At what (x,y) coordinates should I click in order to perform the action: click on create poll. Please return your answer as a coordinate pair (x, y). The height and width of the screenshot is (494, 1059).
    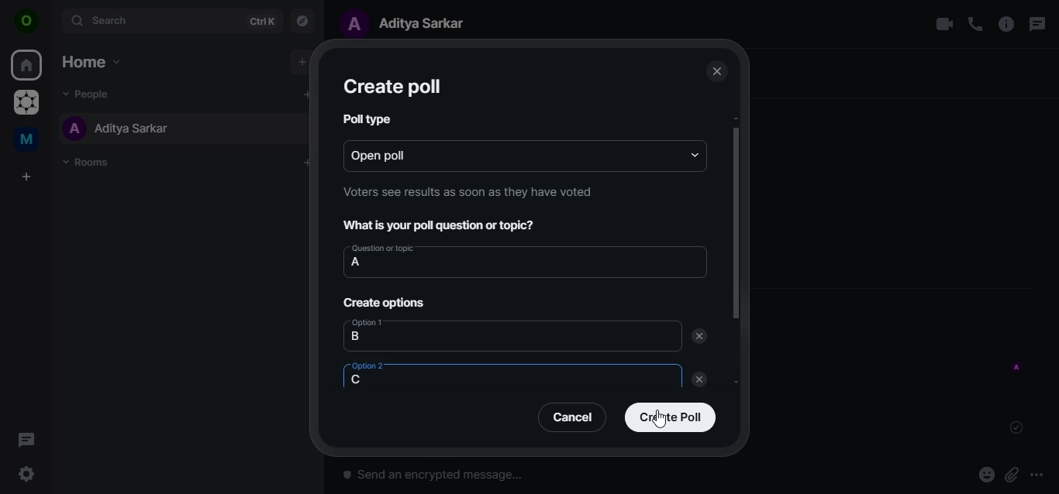
    Looking at the image, I should click on (670, 416).